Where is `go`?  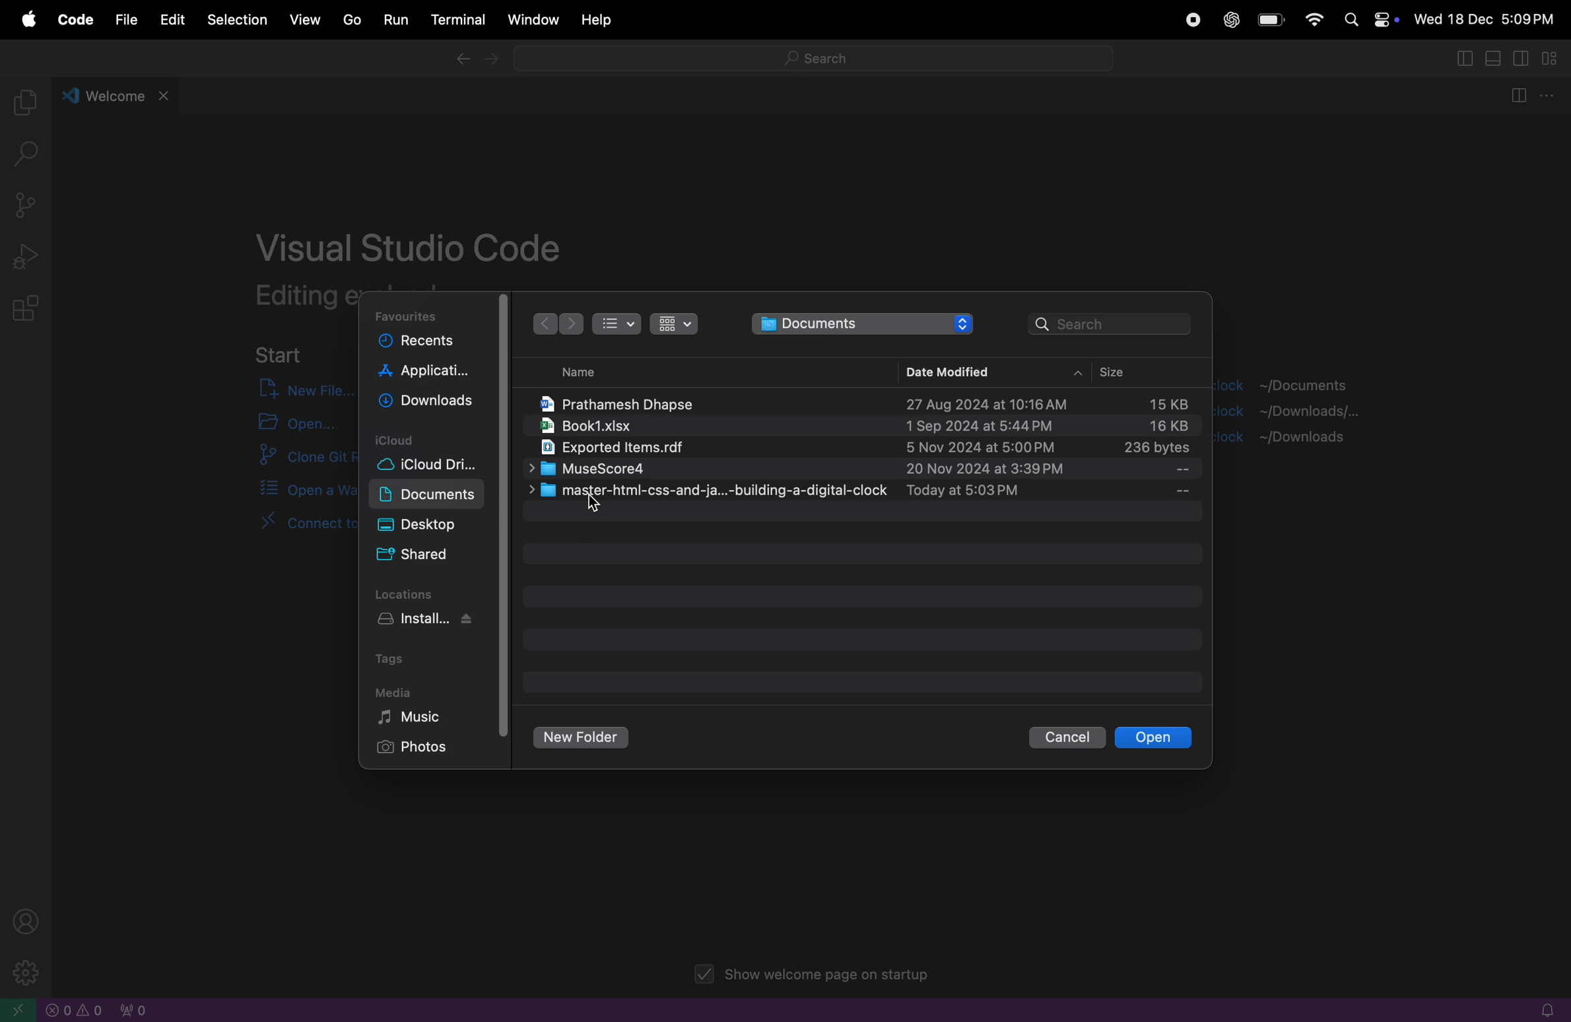 go is located at coordinates (348, 20).